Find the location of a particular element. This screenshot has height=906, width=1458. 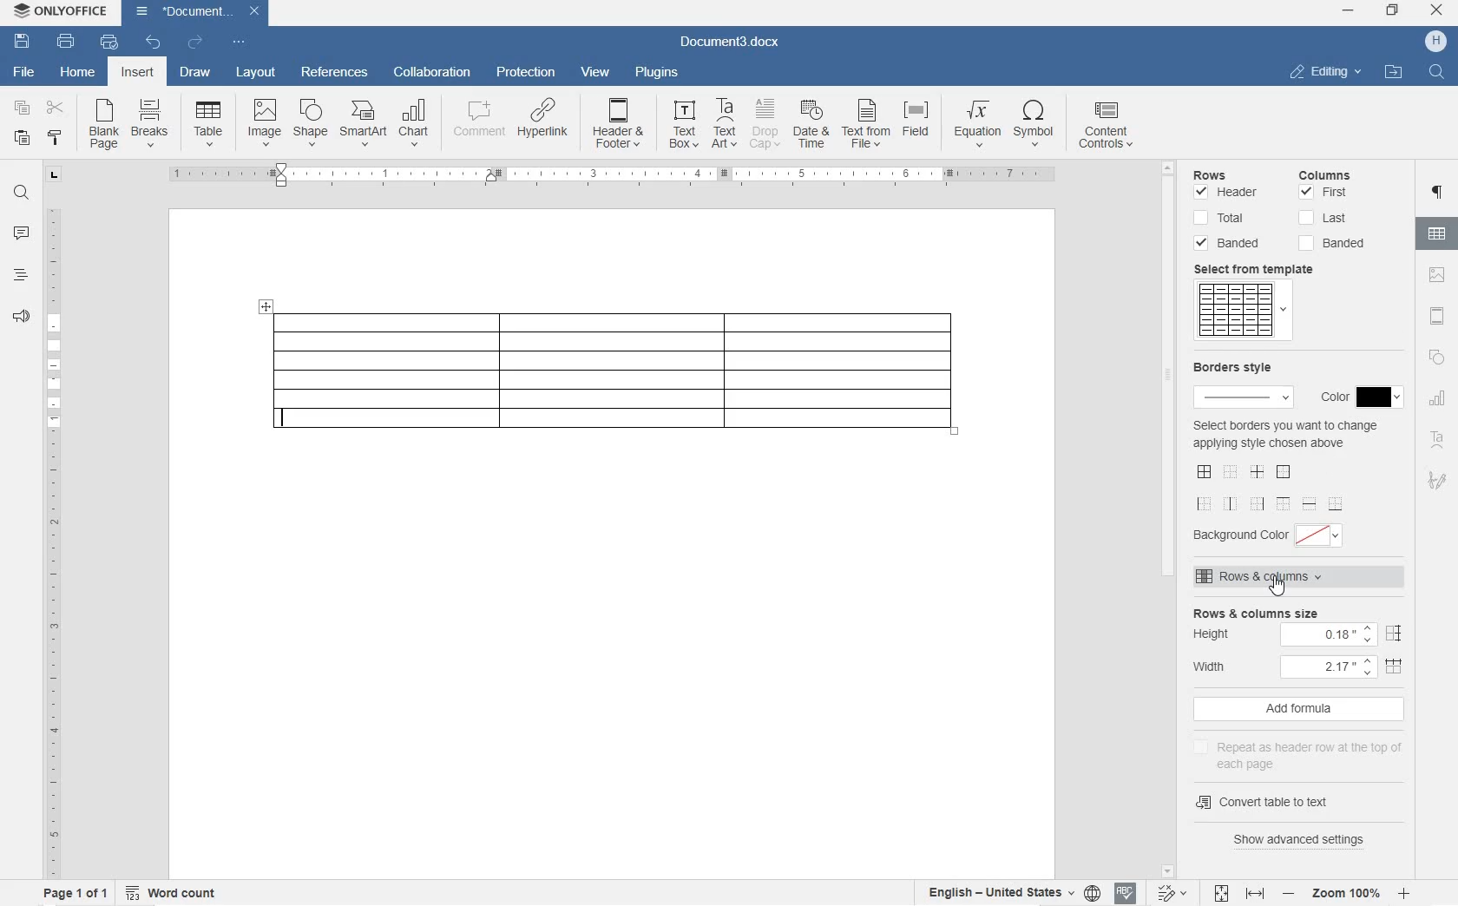

FEEDBACK & SUPPORT is located at coordinates (19, 317).